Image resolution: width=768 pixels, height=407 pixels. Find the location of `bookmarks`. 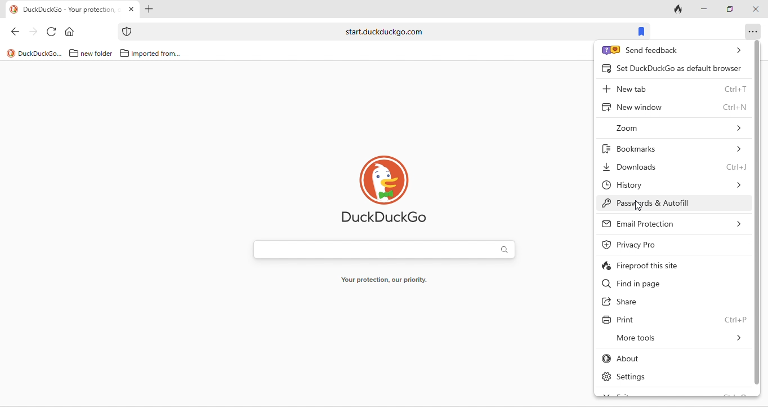

bookmarks is located at coordinates (670, 151).